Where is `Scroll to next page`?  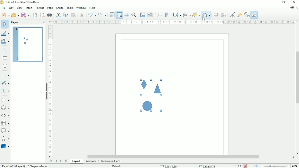
Scroll to next page is located at coordinates (61, 161).